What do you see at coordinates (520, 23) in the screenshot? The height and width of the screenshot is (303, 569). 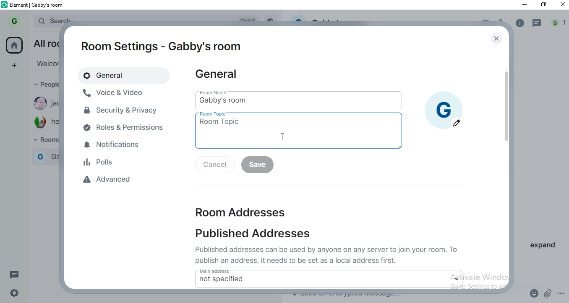 I see `info` at bounding box center [520, 23].